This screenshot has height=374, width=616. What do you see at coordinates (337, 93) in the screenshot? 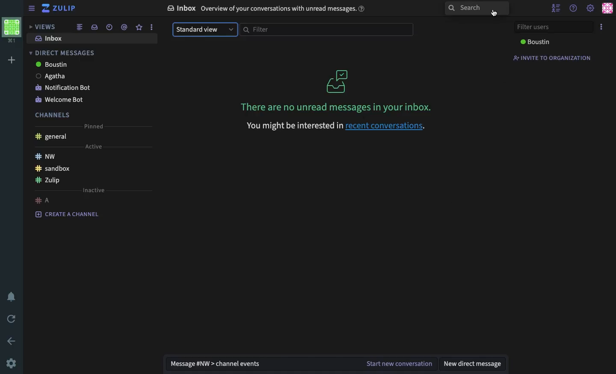
I see `There are no unread messages in your inbox.` at bounding box center [337, 93].